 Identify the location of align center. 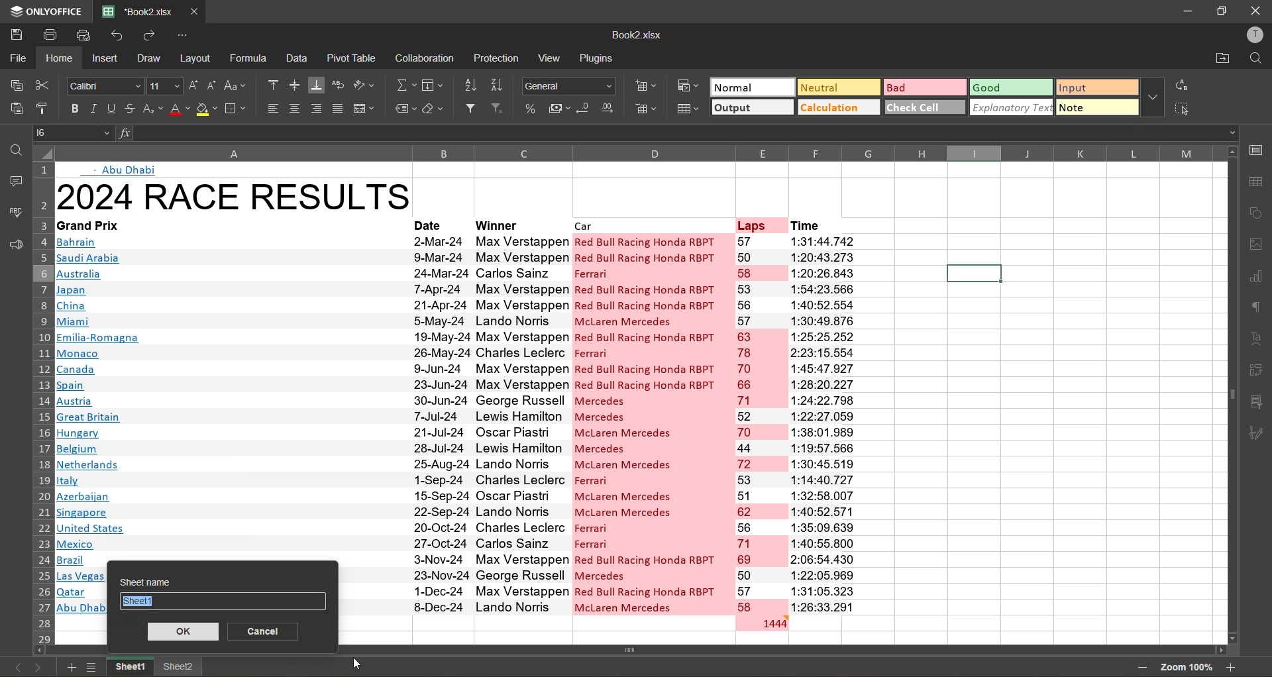
(295, 107).